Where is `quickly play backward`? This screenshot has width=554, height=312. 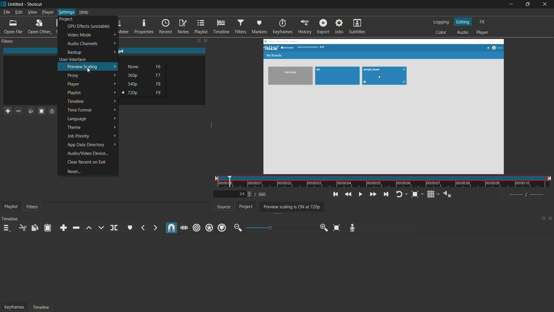 quickly play backward is located at coordinates (349, 194).